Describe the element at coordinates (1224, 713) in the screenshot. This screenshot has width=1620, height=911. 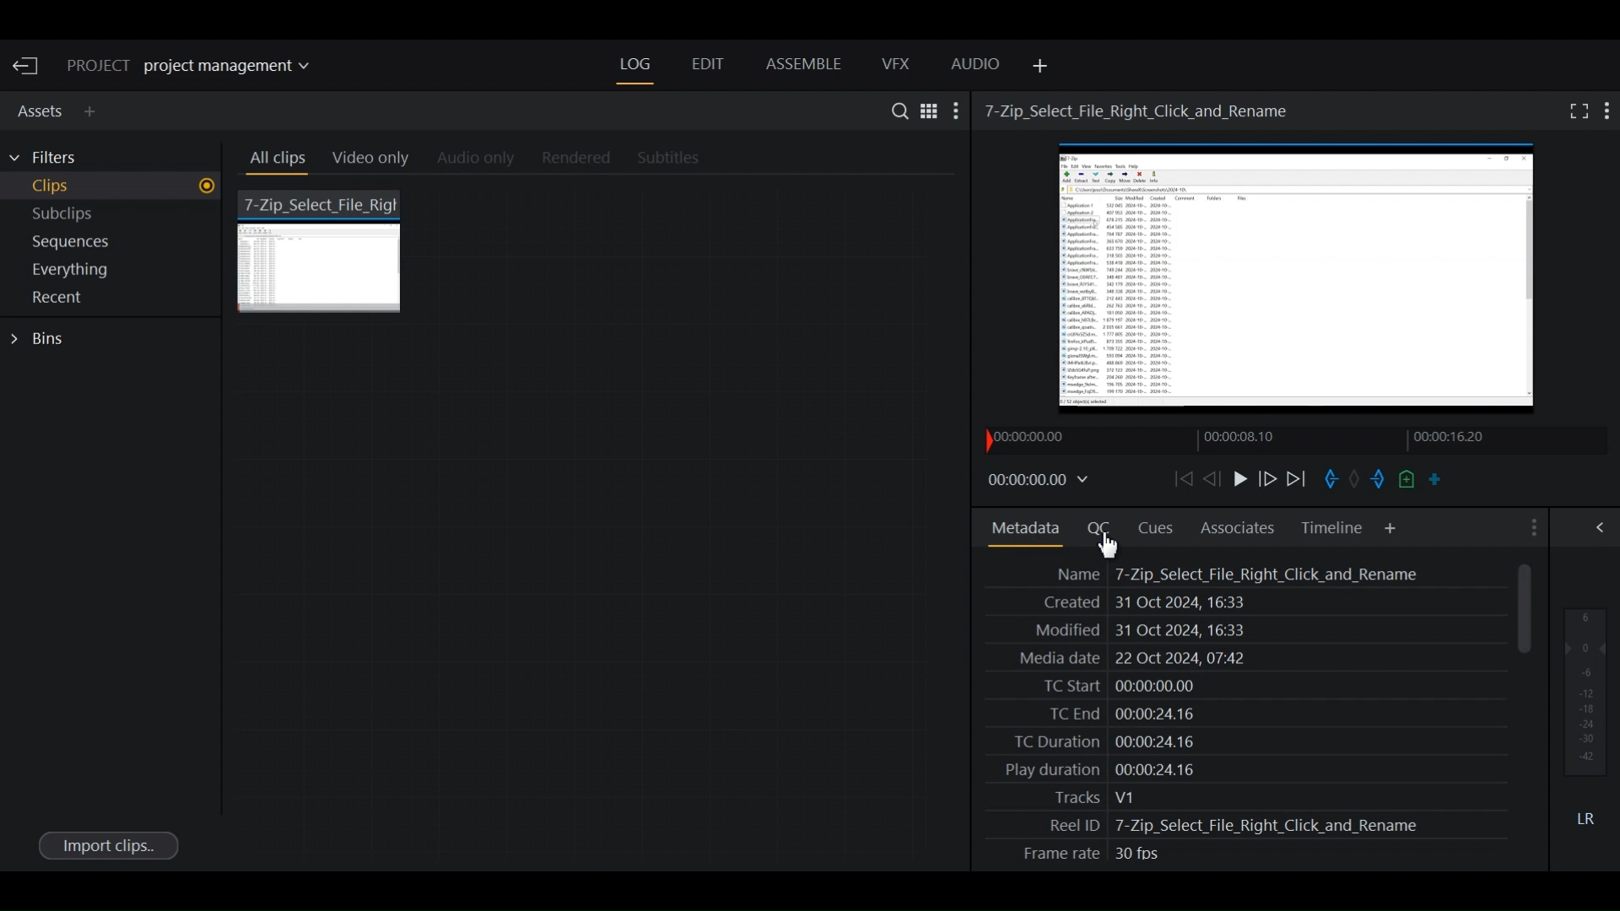
I see `TC Date` at that location.